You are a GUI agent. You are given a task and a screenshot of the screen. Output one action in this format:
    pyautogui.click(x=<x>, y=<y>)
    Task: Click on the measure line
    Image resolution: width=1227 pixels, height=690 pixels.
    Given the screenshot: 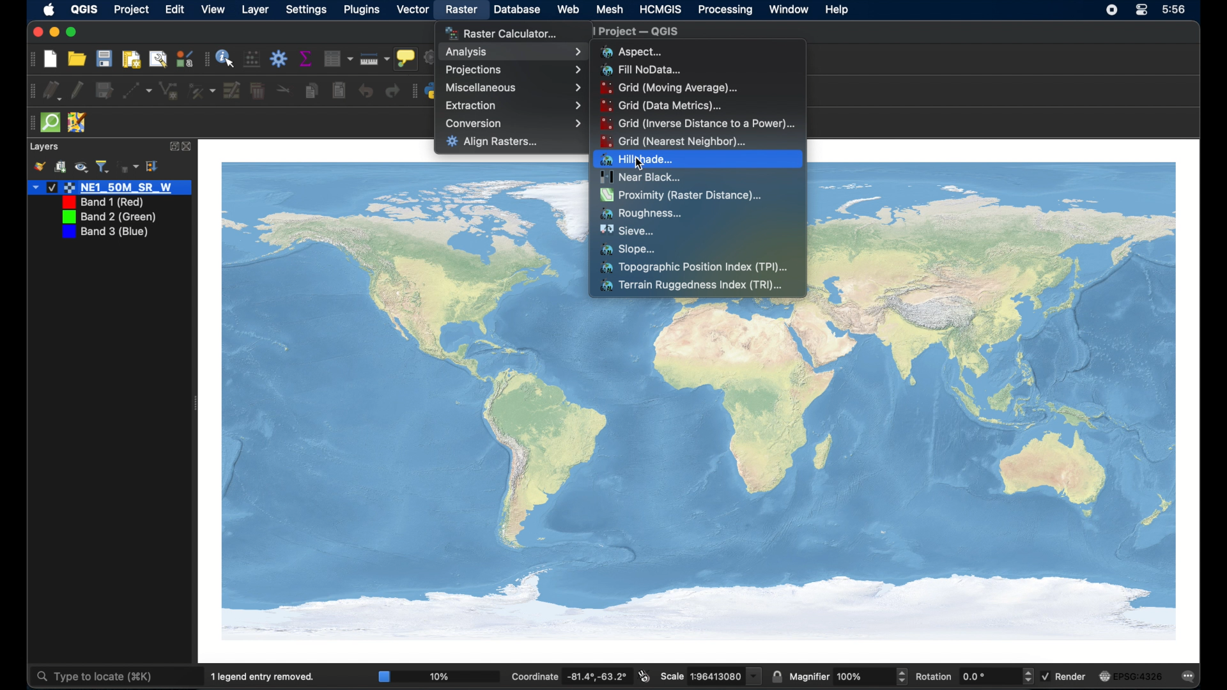 What is the action you would take?
    pyautogui.click(x=374, y=59)
    